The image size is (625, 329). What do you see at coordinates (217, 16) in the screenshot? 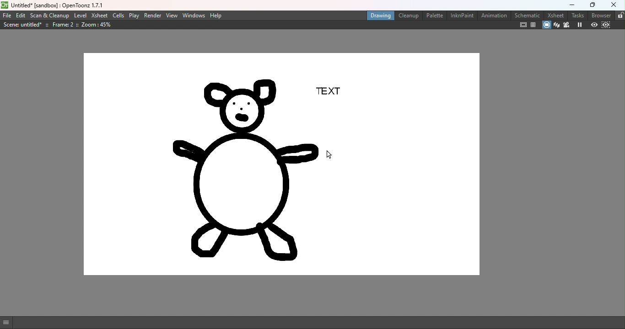
I see `Help` at bounding box center [217, 16].